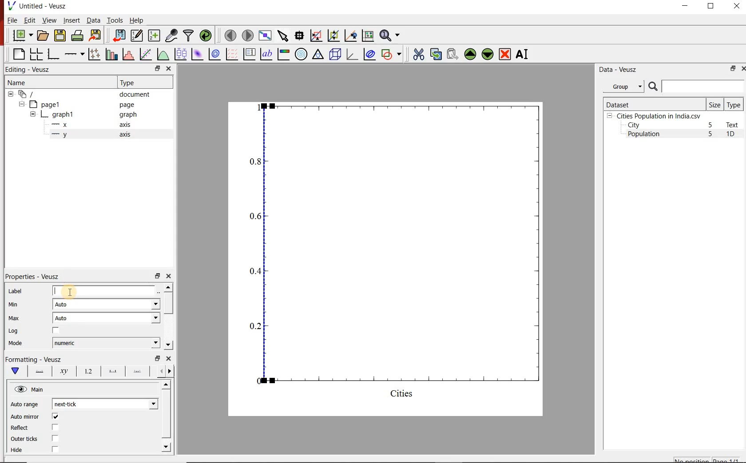 This screenshot has height=463, width=746. I want to click on capture remote data, so click(171, 35).